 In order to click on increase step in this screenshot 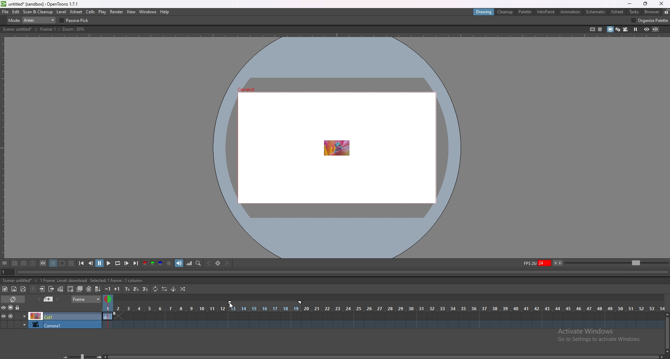, I will do `click(117, 289)`.